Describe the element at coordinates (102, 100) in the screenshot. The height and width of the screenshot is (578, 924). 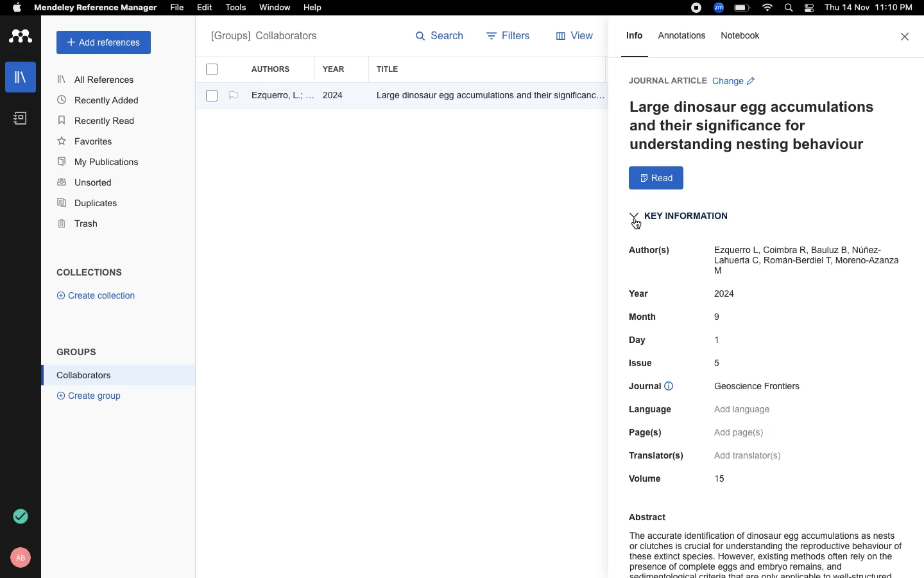
I see `Recently Added` at that location.